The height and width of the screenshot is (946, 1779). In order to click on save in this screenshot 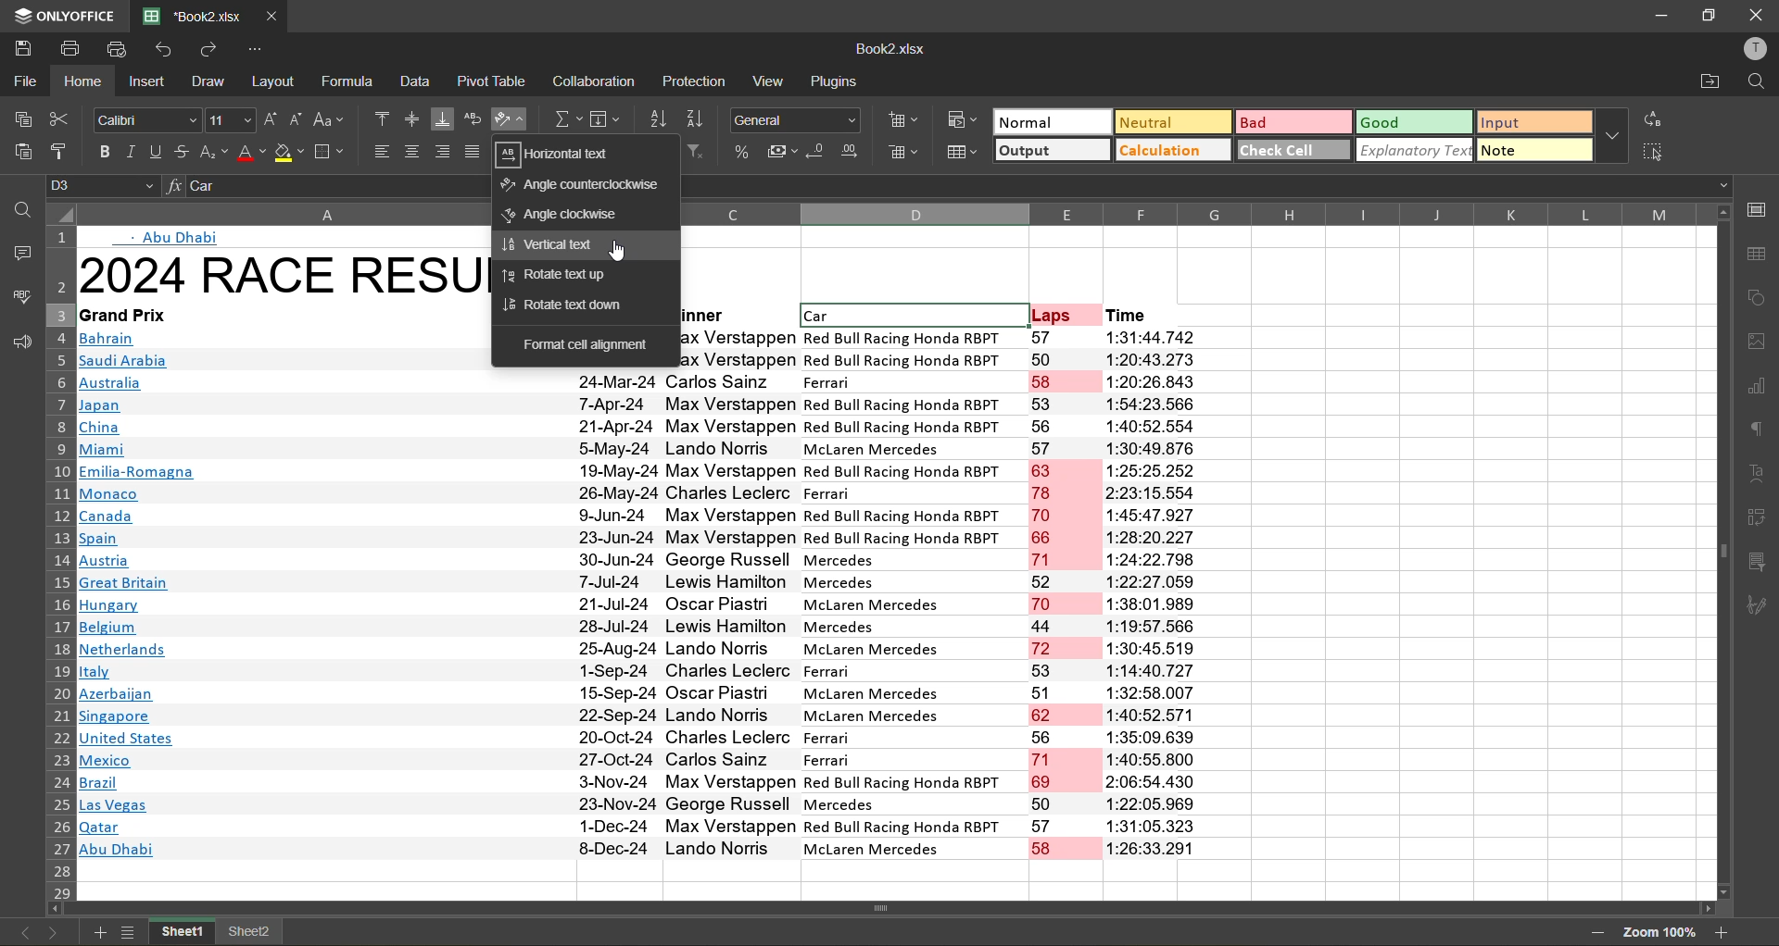, I will do `click(23, 49)`.